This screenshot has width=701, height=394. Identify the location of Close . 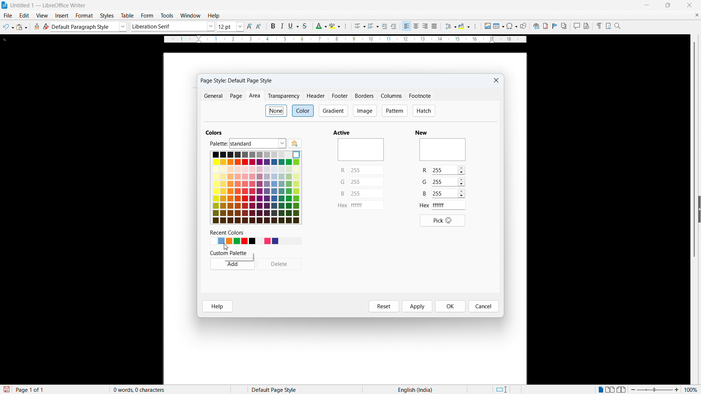
(689, 5).